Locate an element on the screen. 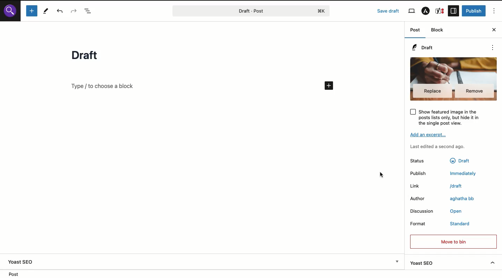 This screenshot has height=278, width=502. Status is located at coordinates (418, 161).